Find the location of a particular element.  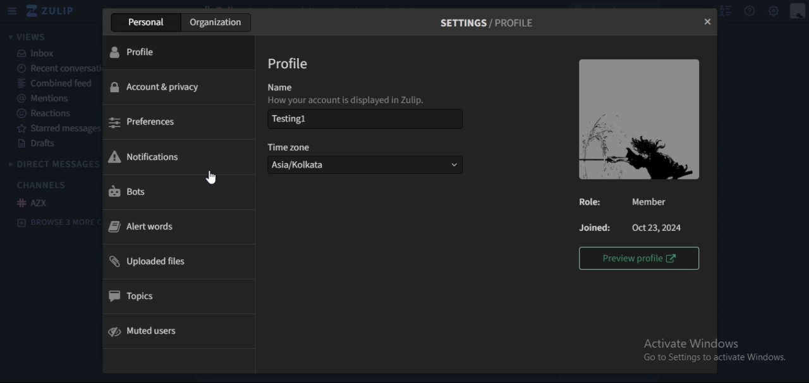

recent conversation is located at coordinates (57, 67).